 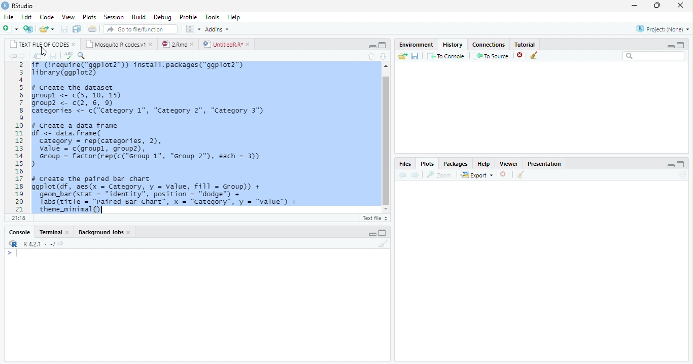 I want to click on go forward, so click(x=21, y=56).